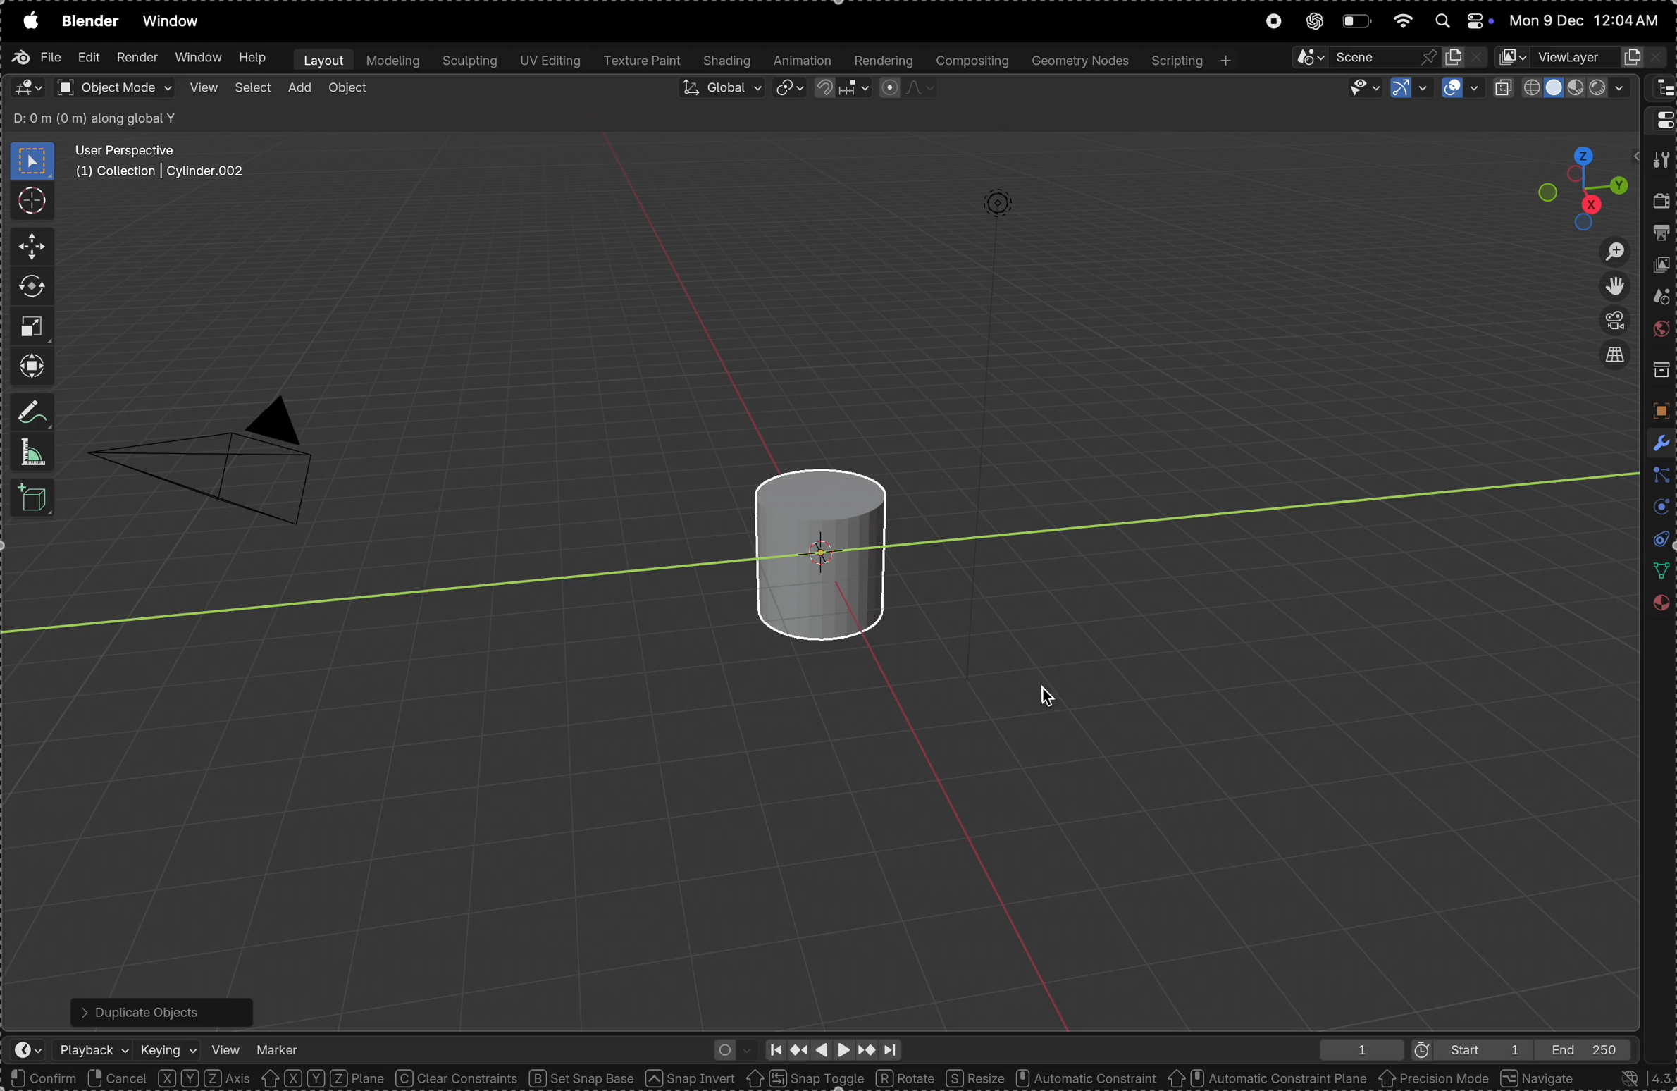  Describe the element at coordinates (1657, 441) in the screenshot. I see `modifiers` at that location.